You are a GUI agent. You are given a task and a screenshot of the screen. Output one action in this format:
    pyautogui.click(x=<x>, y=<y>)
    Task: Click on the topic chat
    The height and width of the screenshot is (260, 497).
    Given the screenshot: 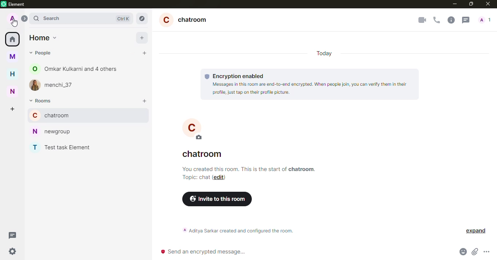 What is the action you would take?
    pyautogui.click(x=195, y=177)
    